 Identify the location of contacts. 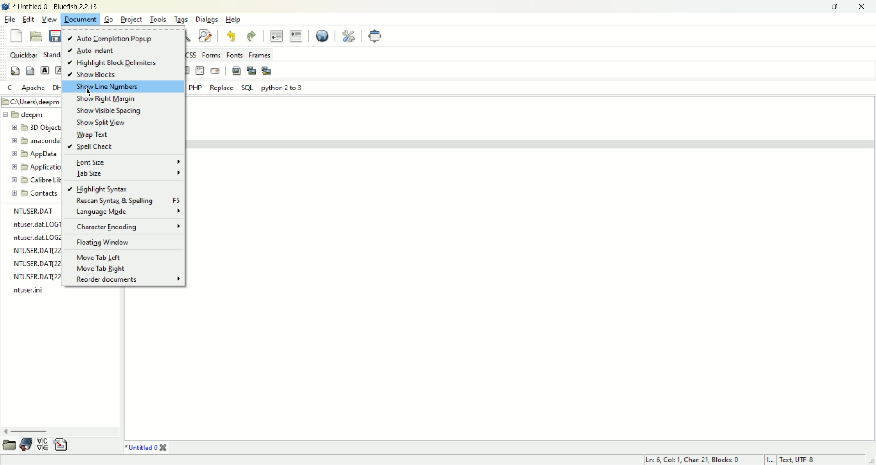
(35, 194).